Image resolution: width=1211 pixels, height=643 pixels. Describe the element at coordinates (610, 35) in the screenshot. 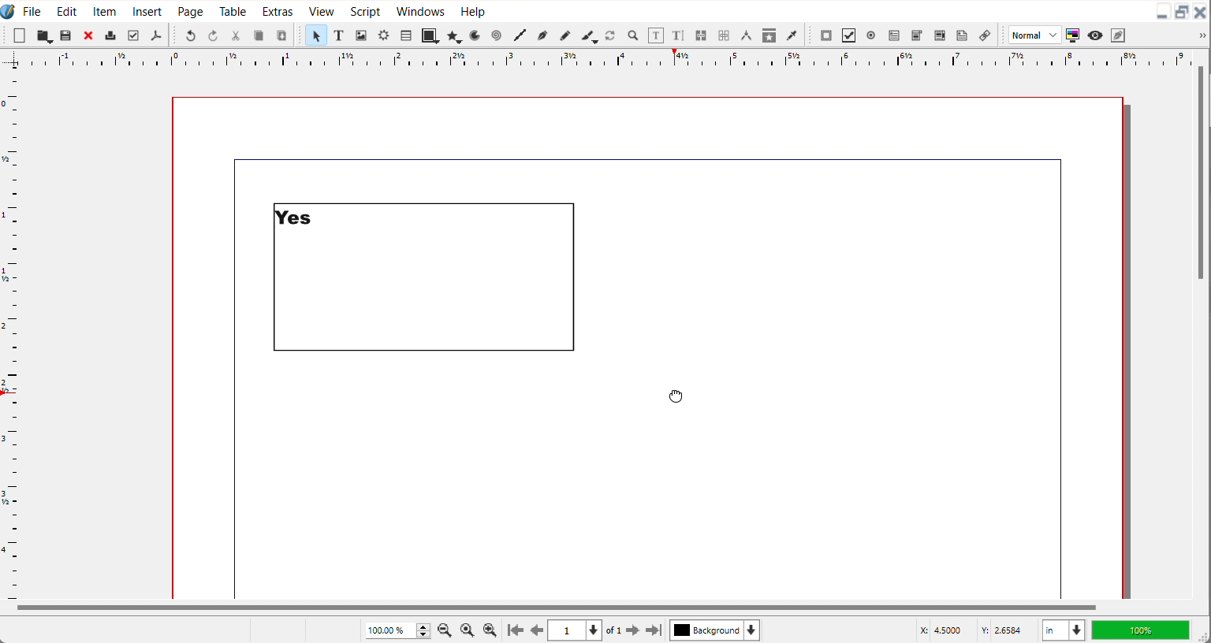

I see `Rotate item` at that location.